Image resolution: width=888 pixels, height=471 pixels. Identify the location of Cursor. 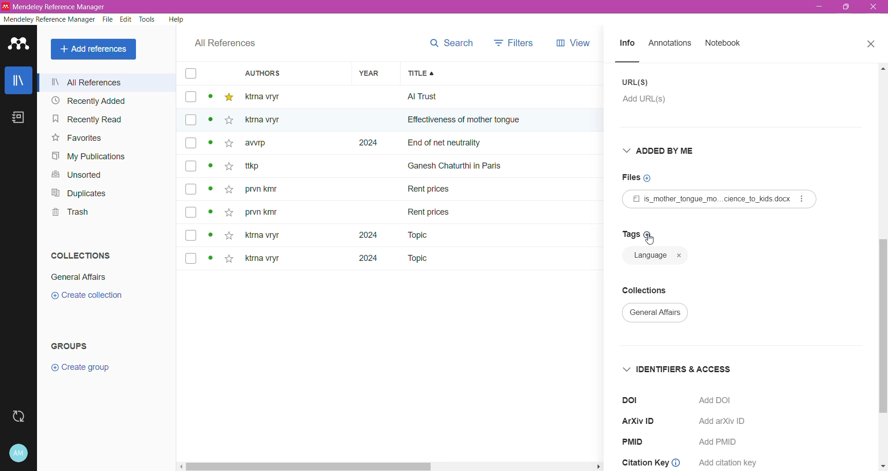
(650, 239).